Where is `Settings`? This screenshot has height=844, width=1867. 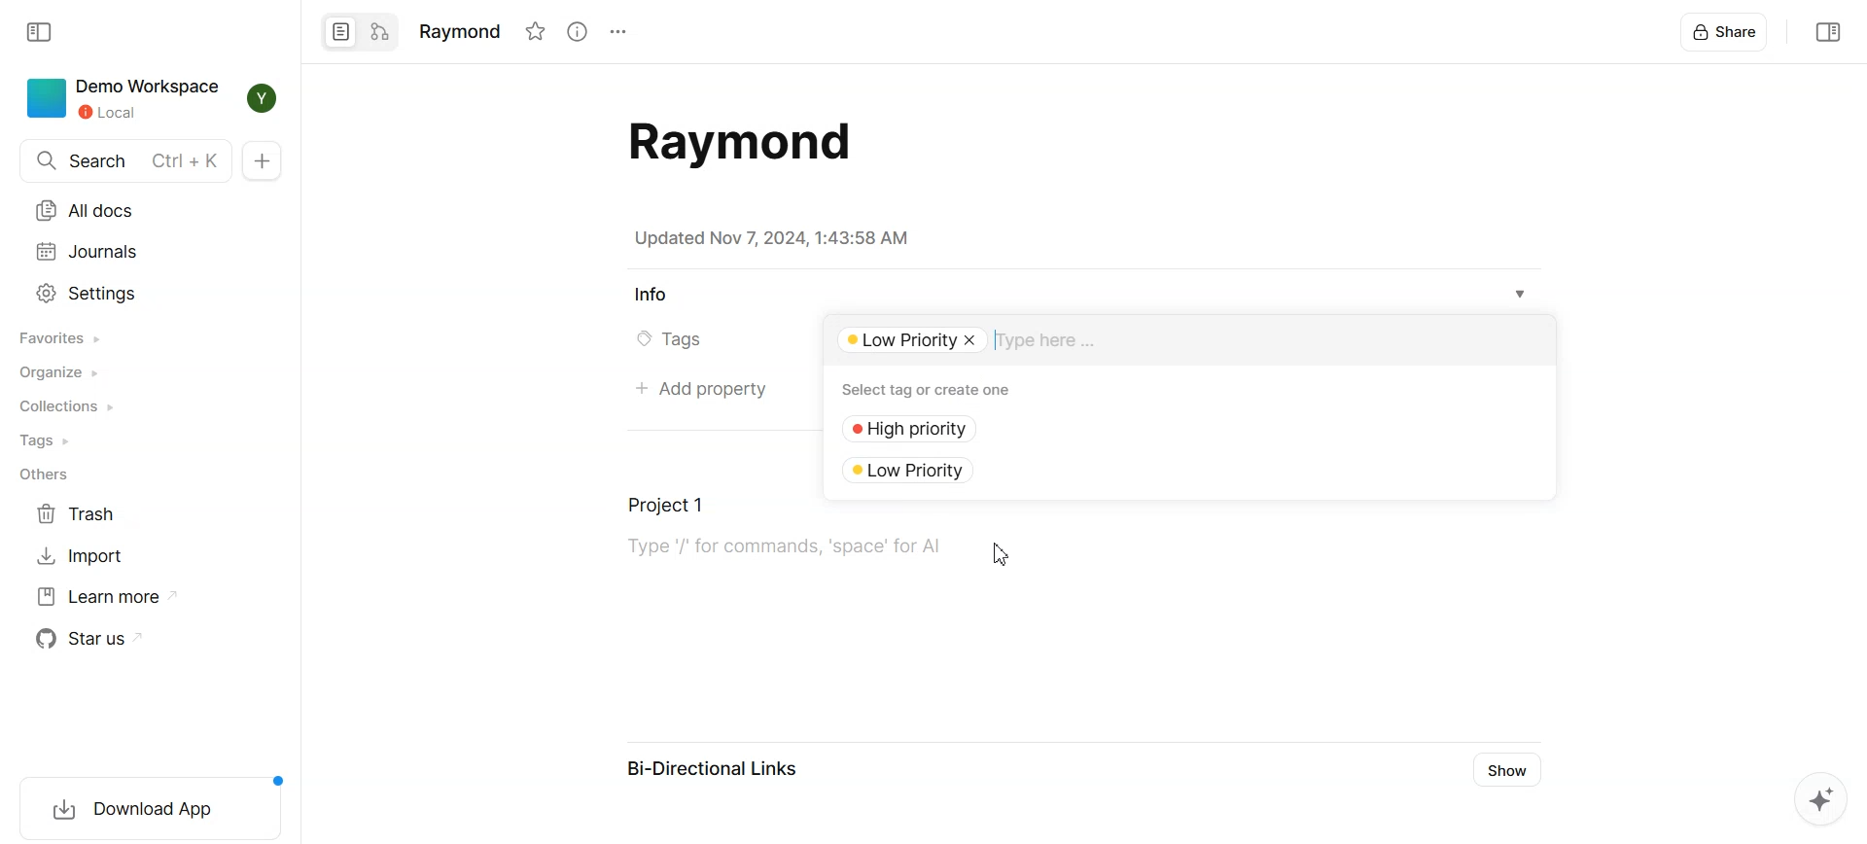
Settings is located at coordinates (616, 32).